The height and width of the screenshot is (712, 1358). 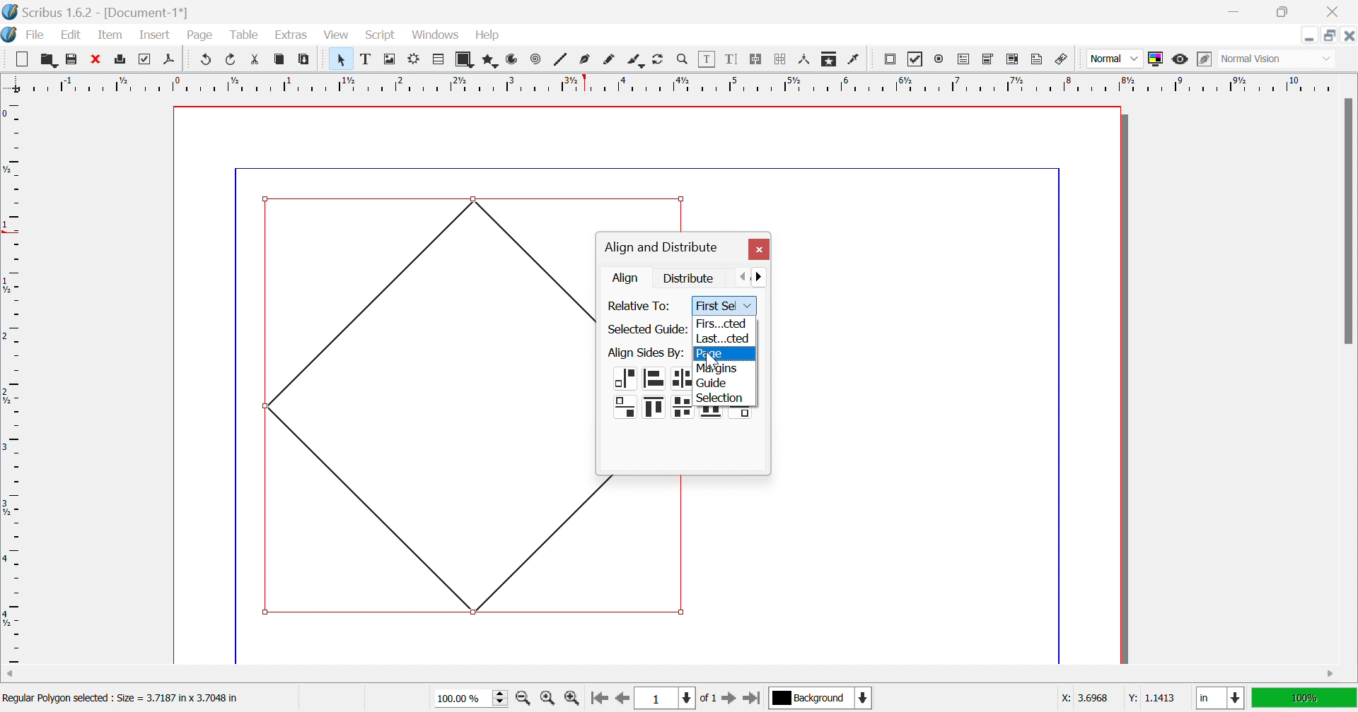 I want to click on Edit, so click(x=74, y=36).